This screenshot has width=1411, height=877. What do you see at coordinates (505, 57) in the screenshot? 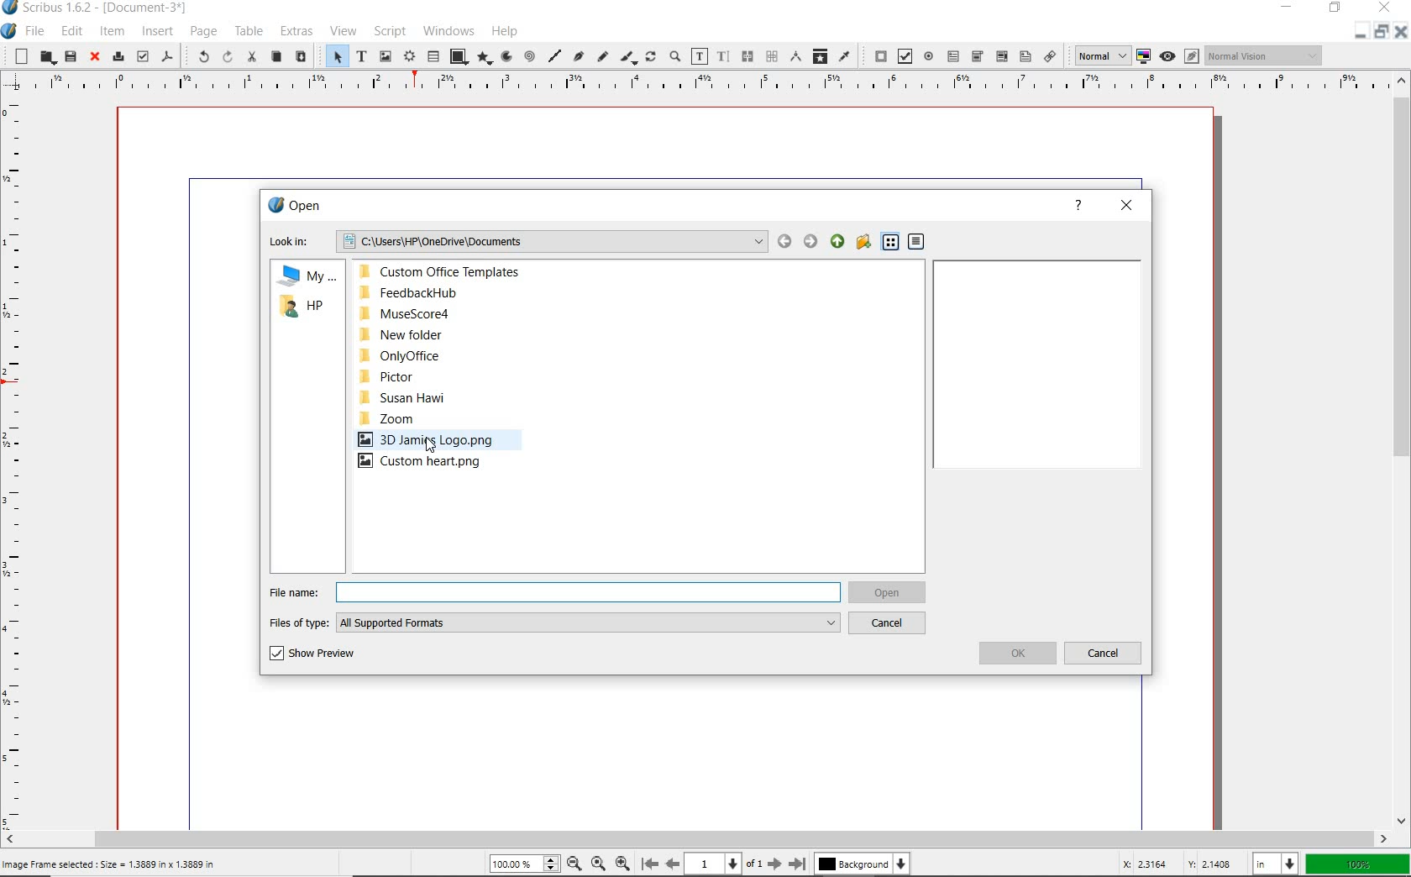
I see `arc` at bounding box center [505, 57].